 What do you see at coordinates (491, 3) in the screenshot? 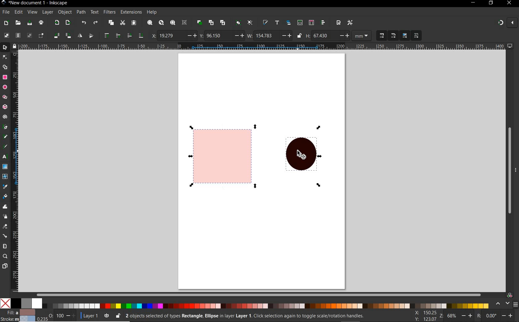
I see `restore` at bounding box center [491, 3].